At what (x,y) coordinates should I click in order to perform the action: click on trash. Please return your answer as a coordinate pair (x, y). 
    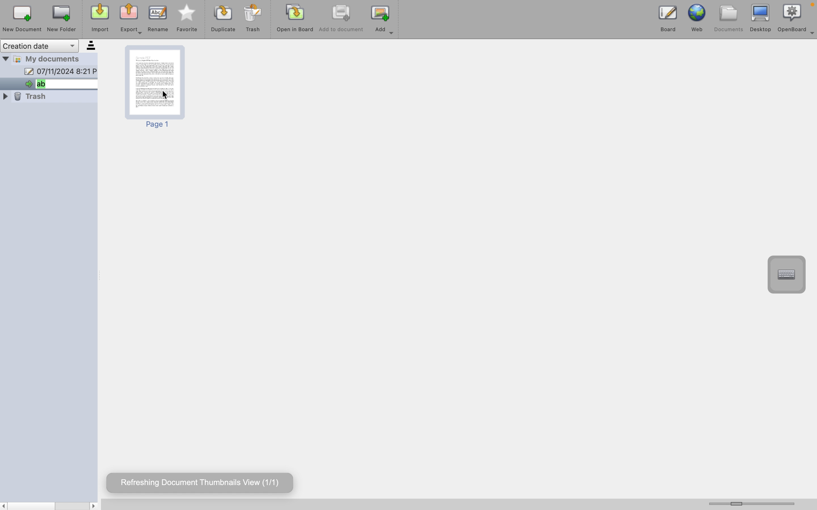
    Looking at the image, I should click on (254, 20).